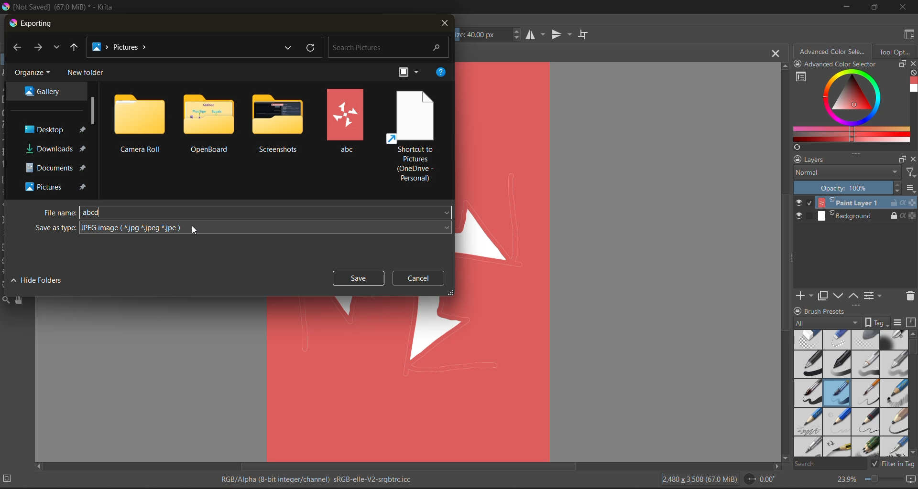 This screenshot has height=489, width=918. I want to click on storage resources, so click(912, 323).